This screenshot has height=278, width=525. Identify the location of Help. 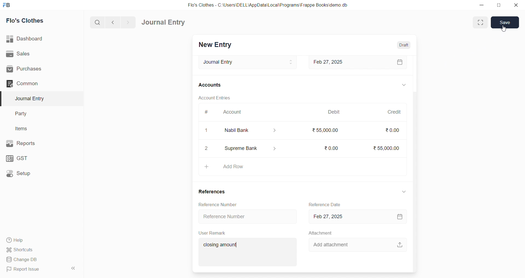
(34, 241).